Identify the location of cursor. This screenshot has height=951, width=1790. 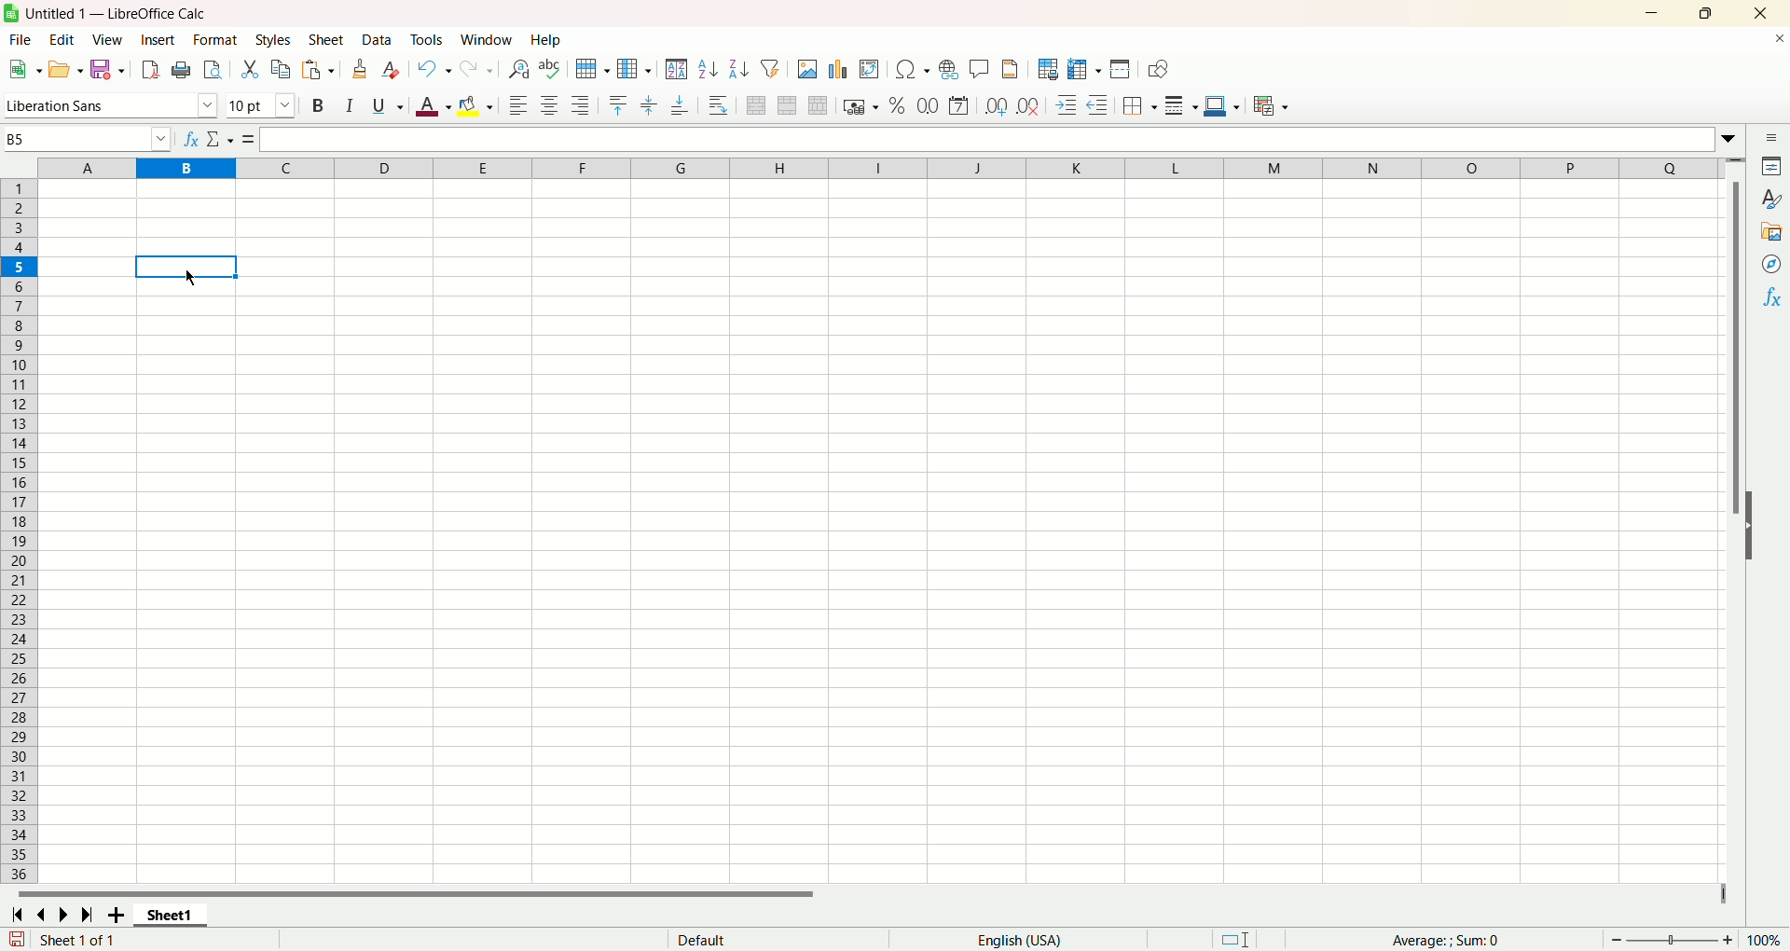
(193, 279).